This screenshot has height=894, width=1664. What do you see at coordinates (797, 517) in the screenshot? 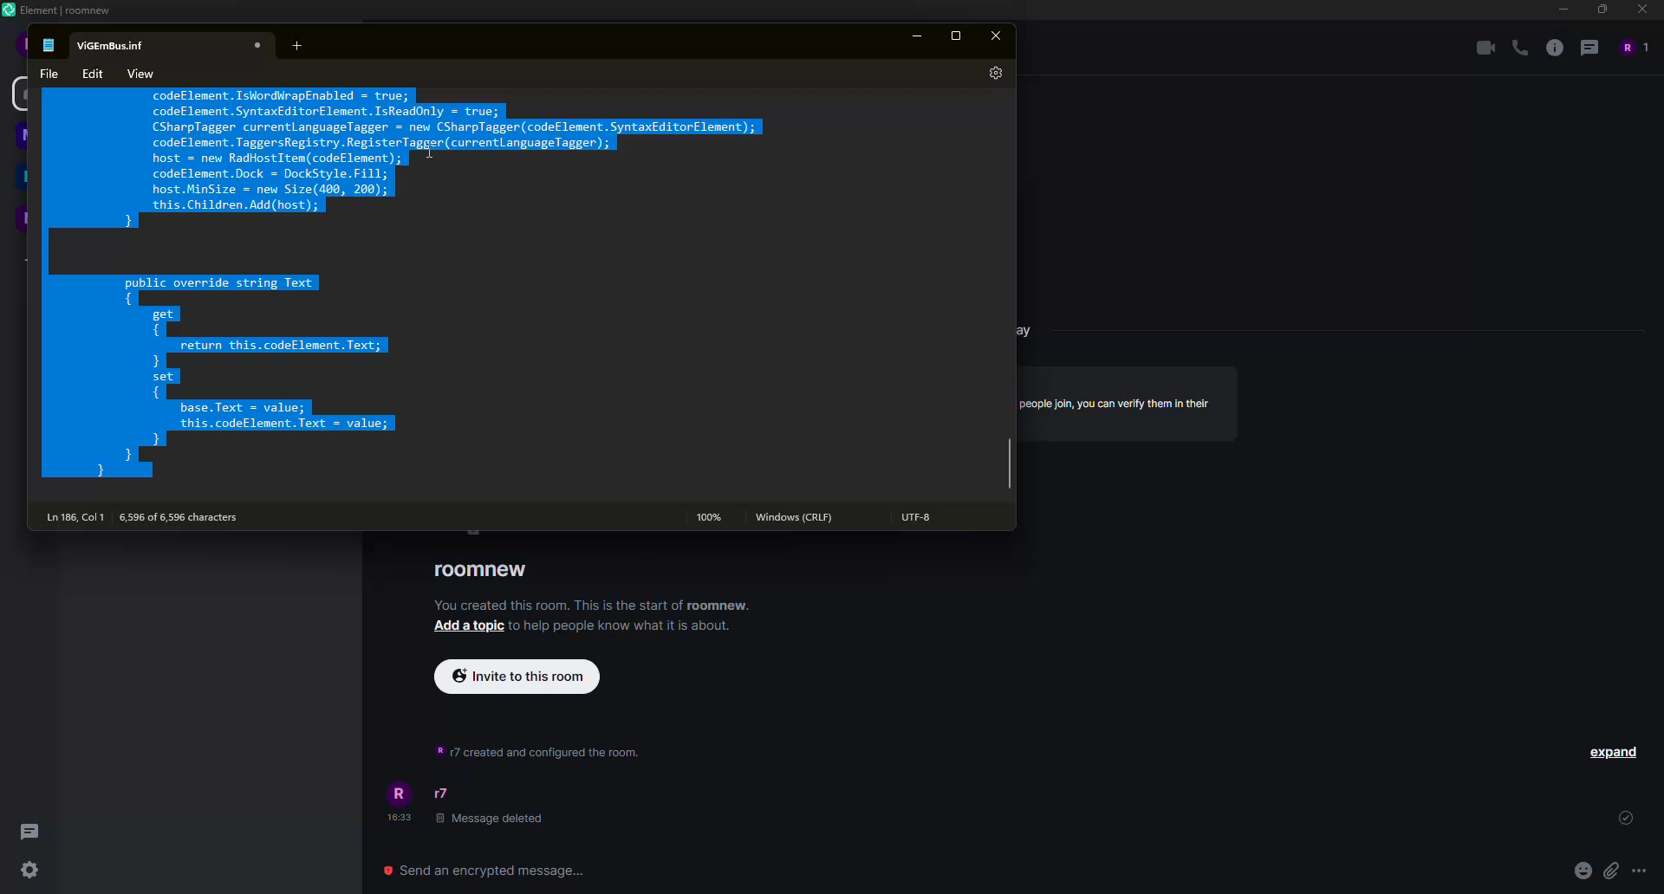
I see `windows` at bounding box center [797, 517].